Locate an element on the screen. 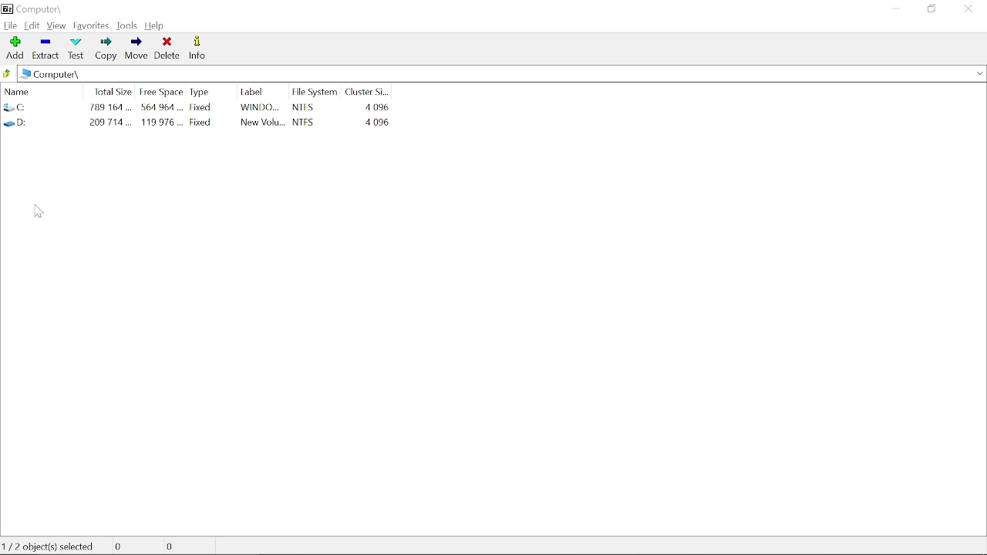 The image size is (987, 555). Cursor is located at coordinates (38, 210).